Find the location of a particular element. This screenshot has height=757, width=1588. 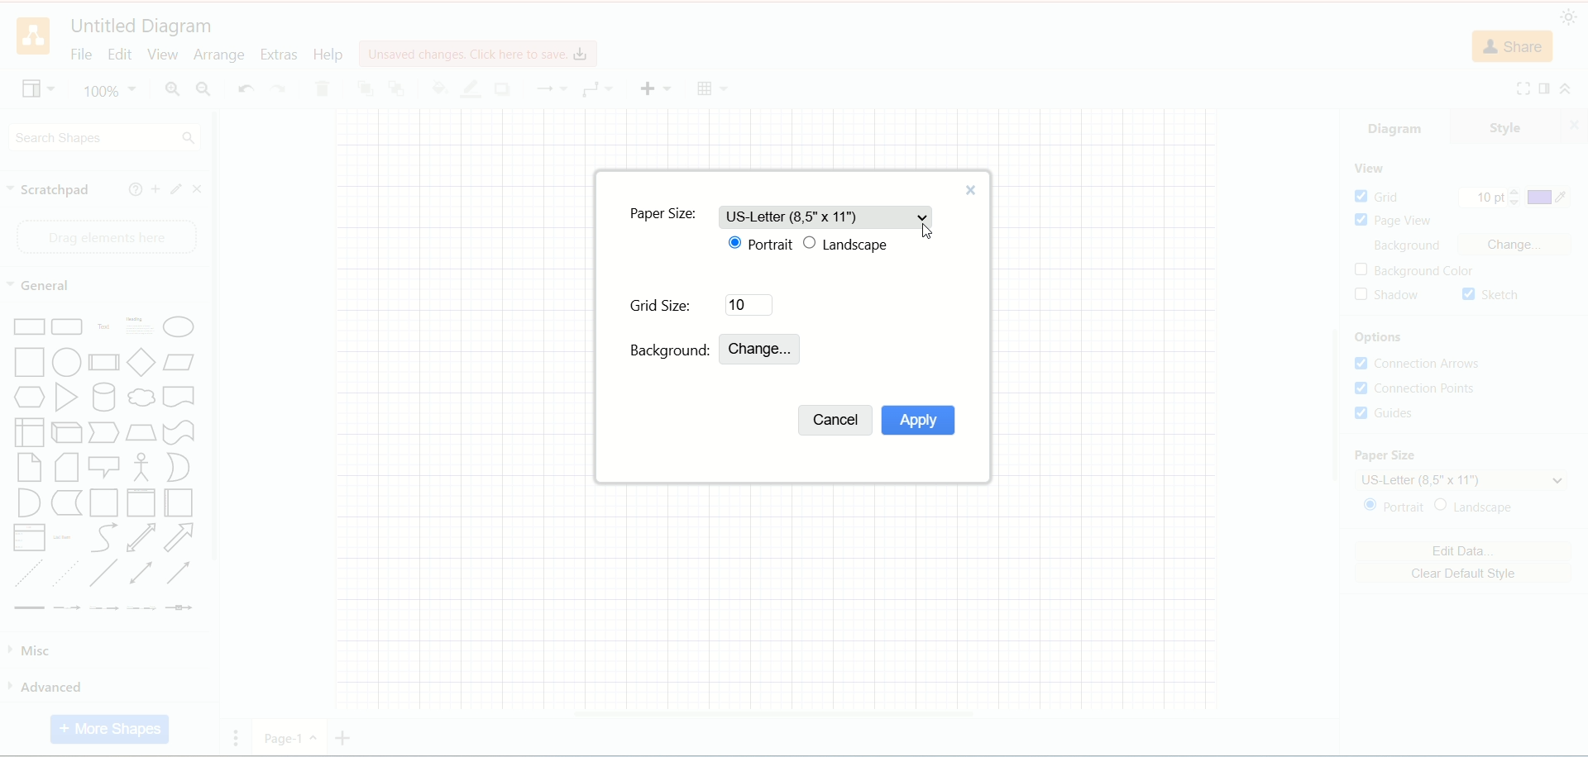

List Item is located at coordinates (61, 536).